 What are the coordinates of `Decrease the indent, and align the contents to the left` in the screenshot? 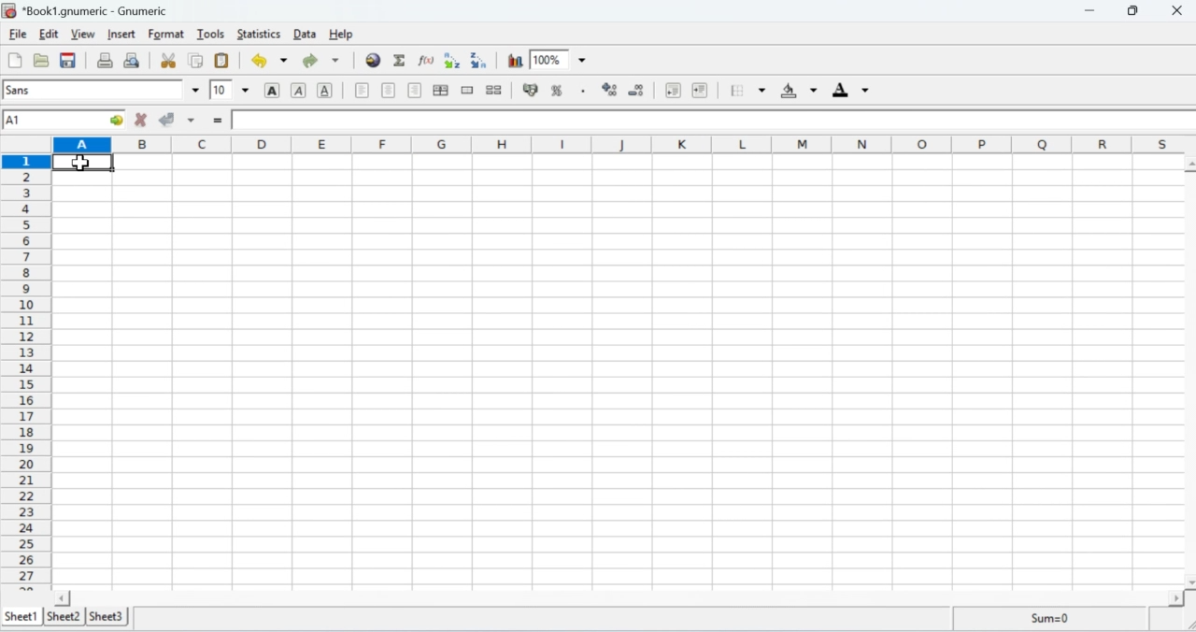 It's located at (673, 90).